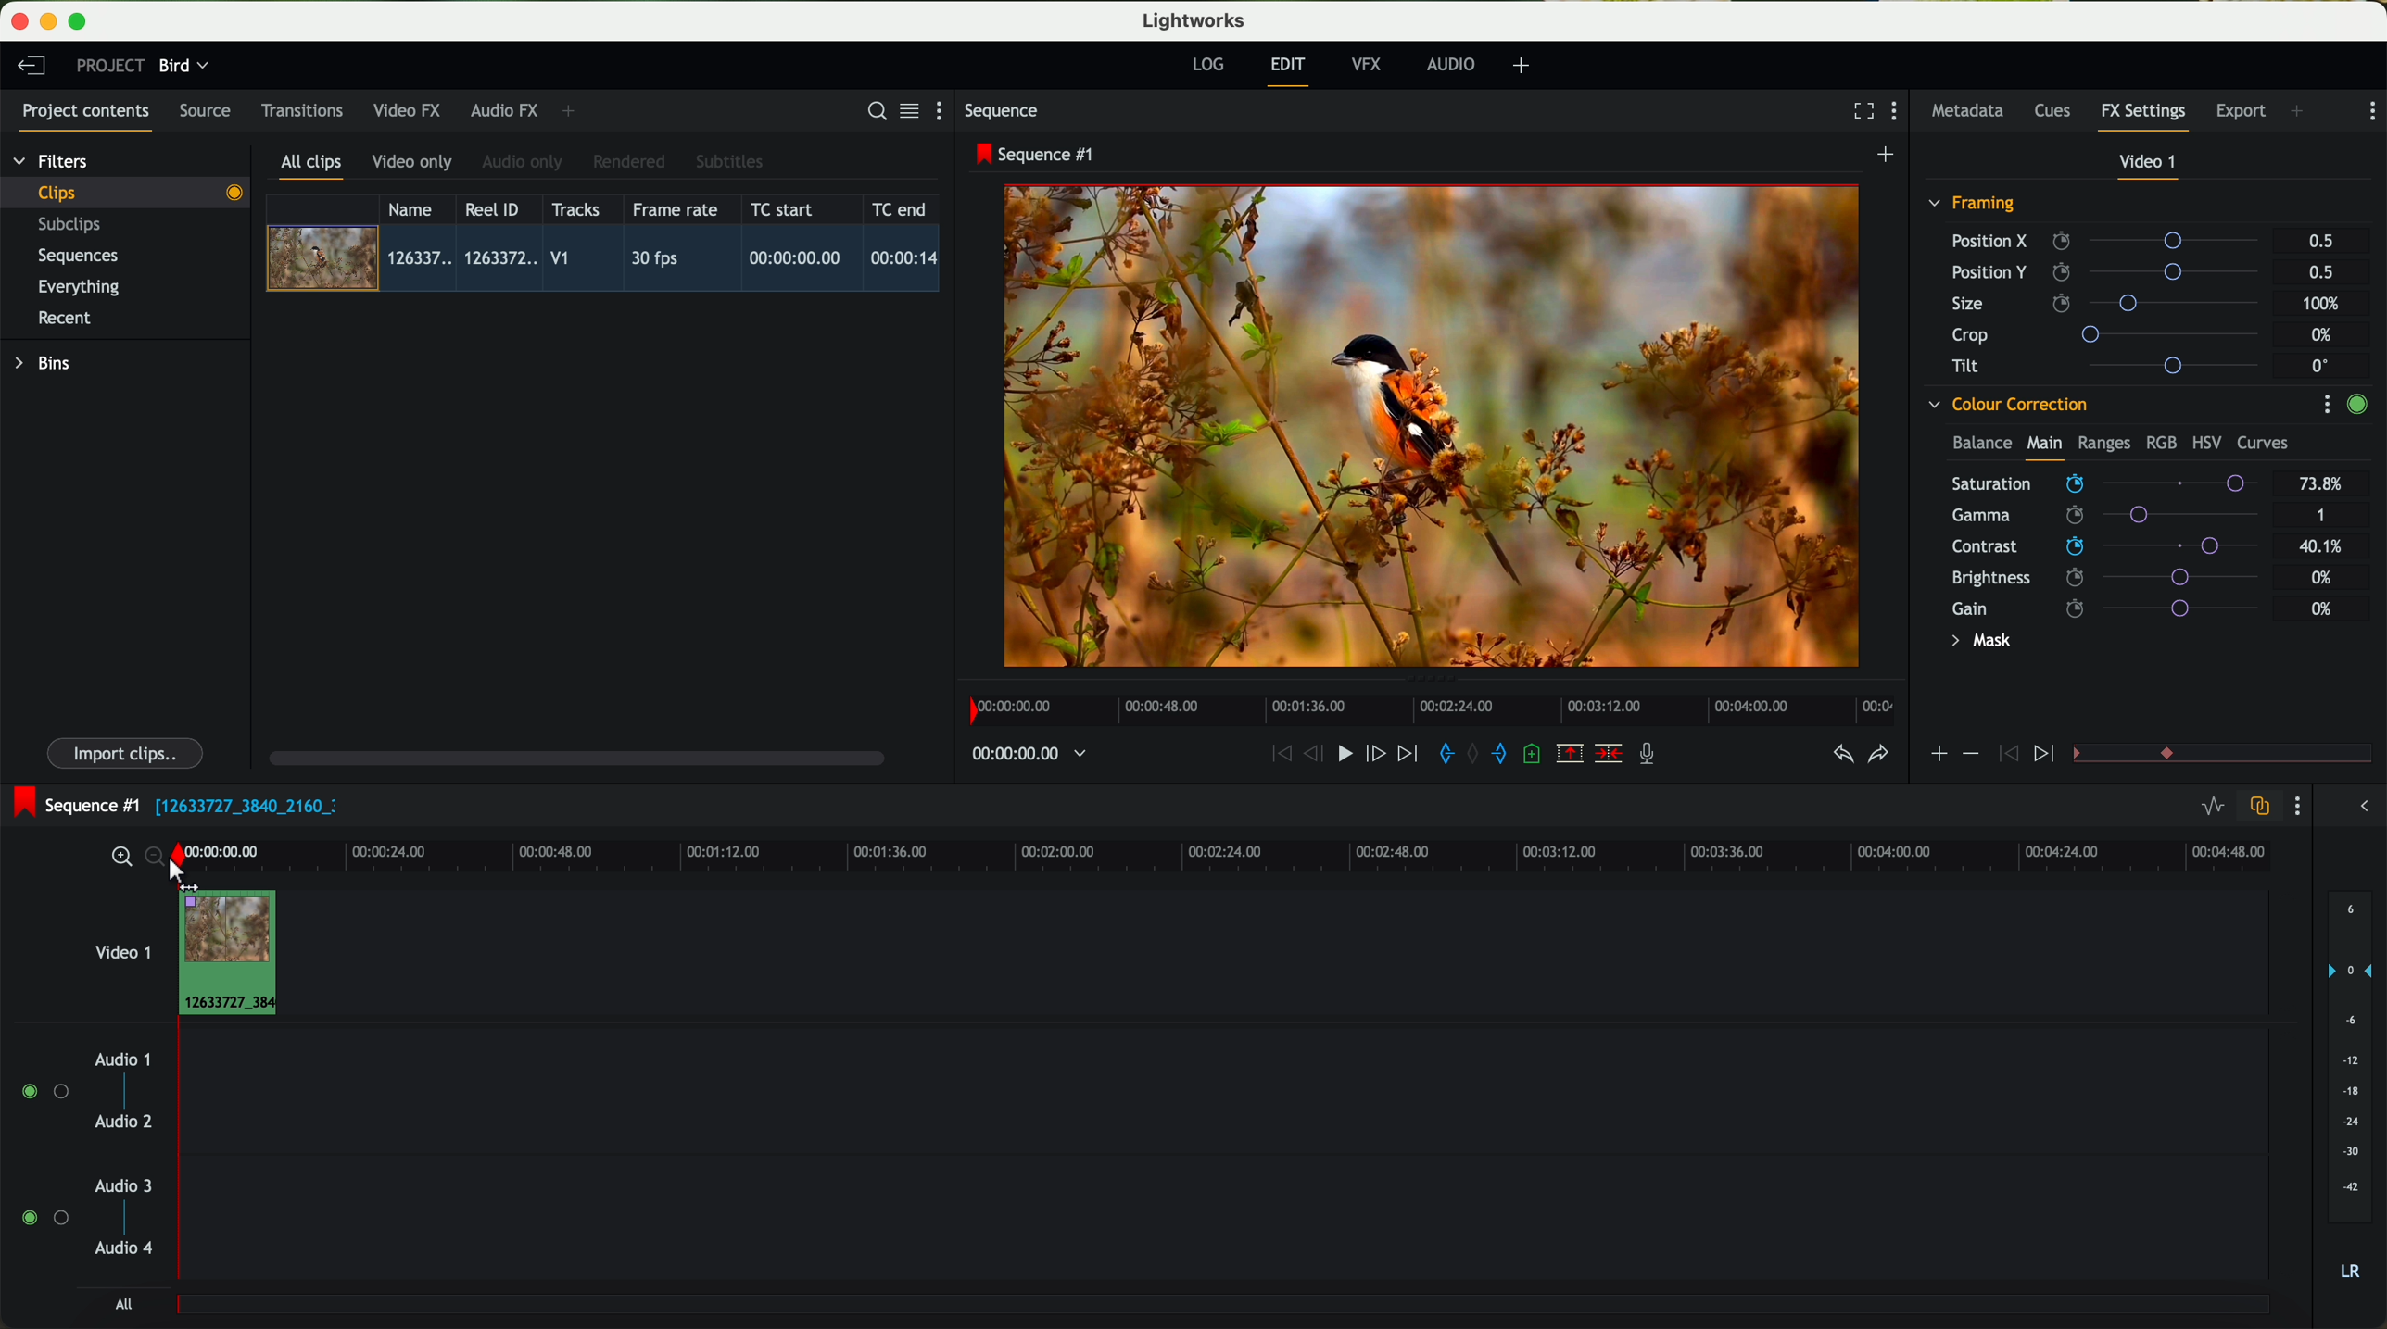 The height and width of the screenshot is (1329, 2387). Describe the element at coordinates (573, 210) in the screenshot. I see `tracks` at that location.